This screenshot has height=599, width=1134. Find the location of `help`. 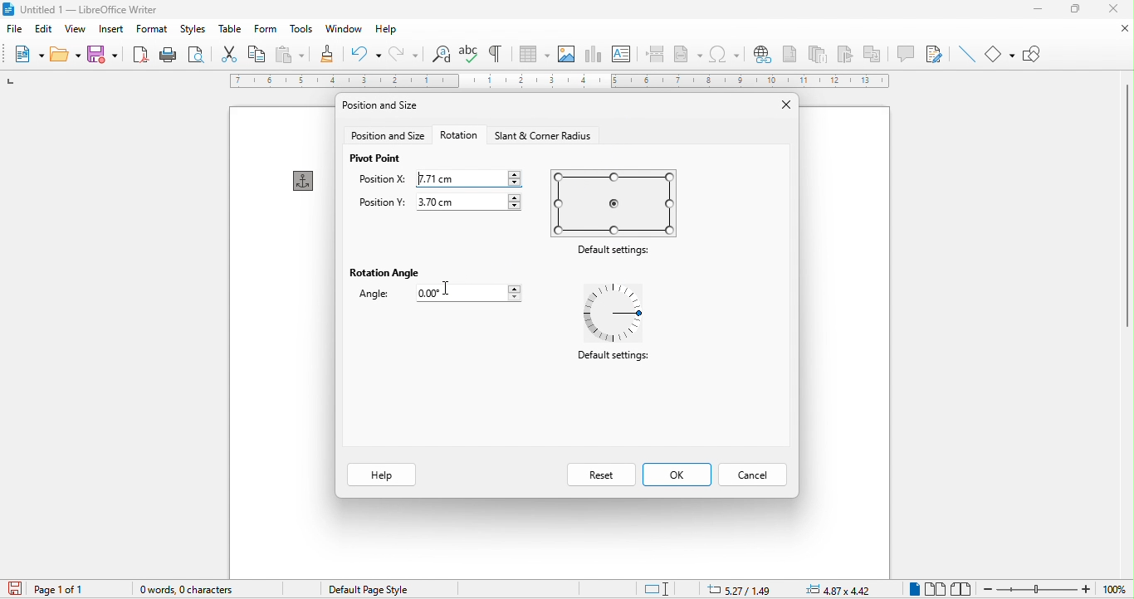

help is located at coordinates (383, 475).